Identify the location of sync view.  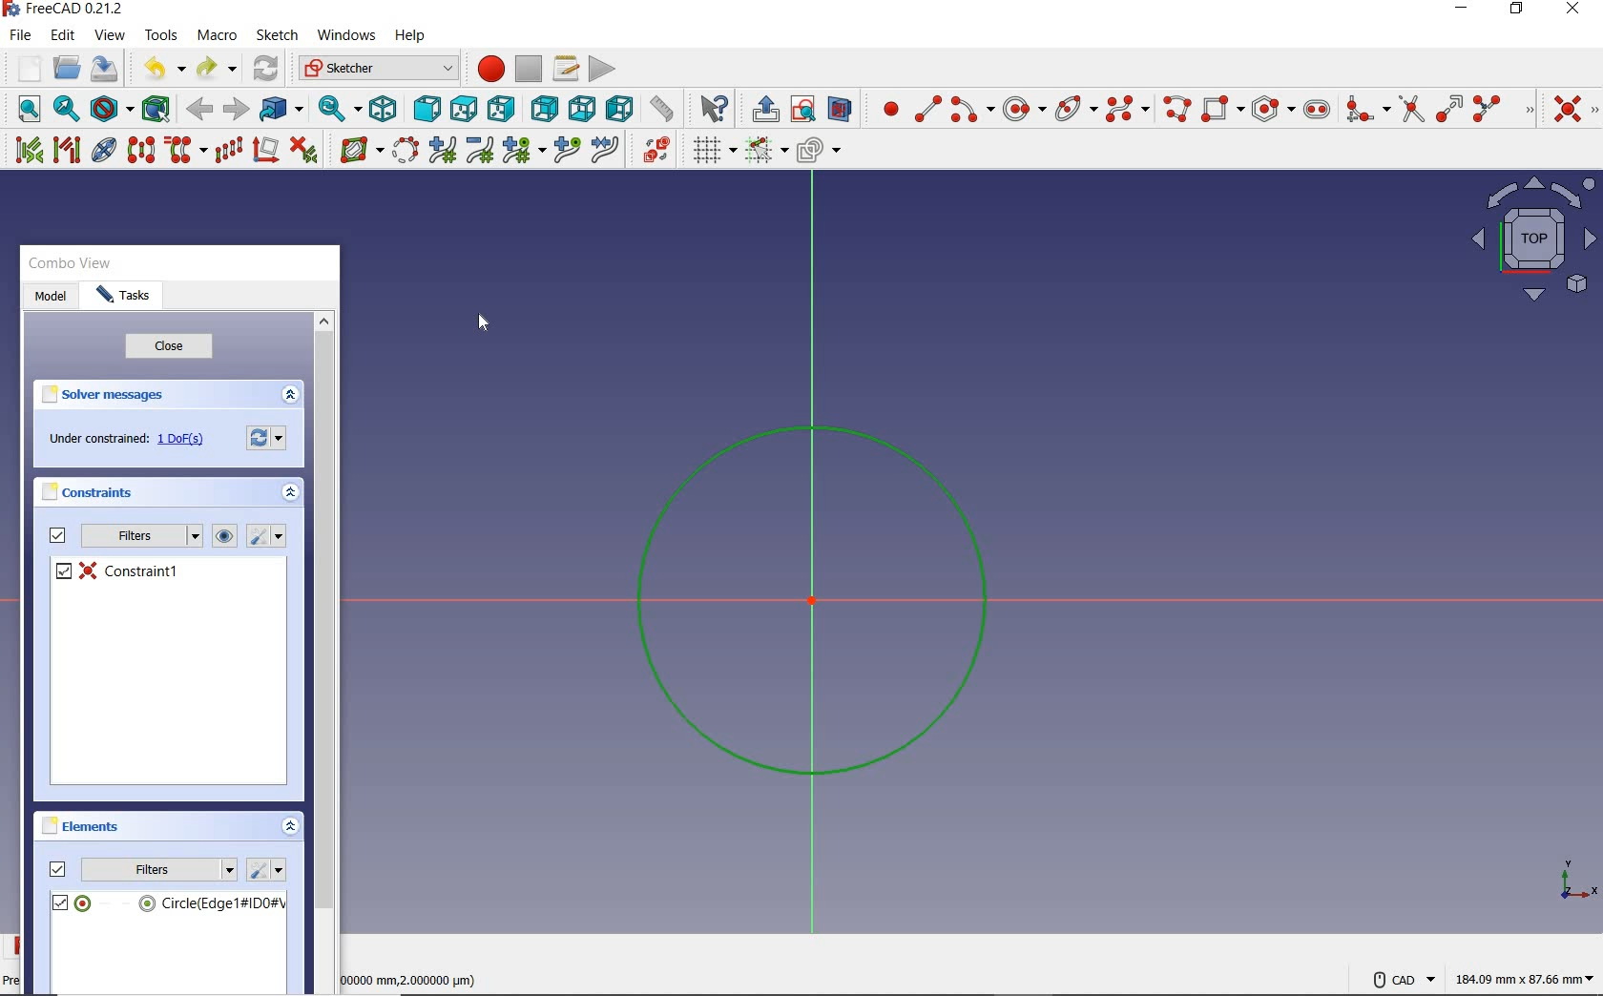
(329, 110).